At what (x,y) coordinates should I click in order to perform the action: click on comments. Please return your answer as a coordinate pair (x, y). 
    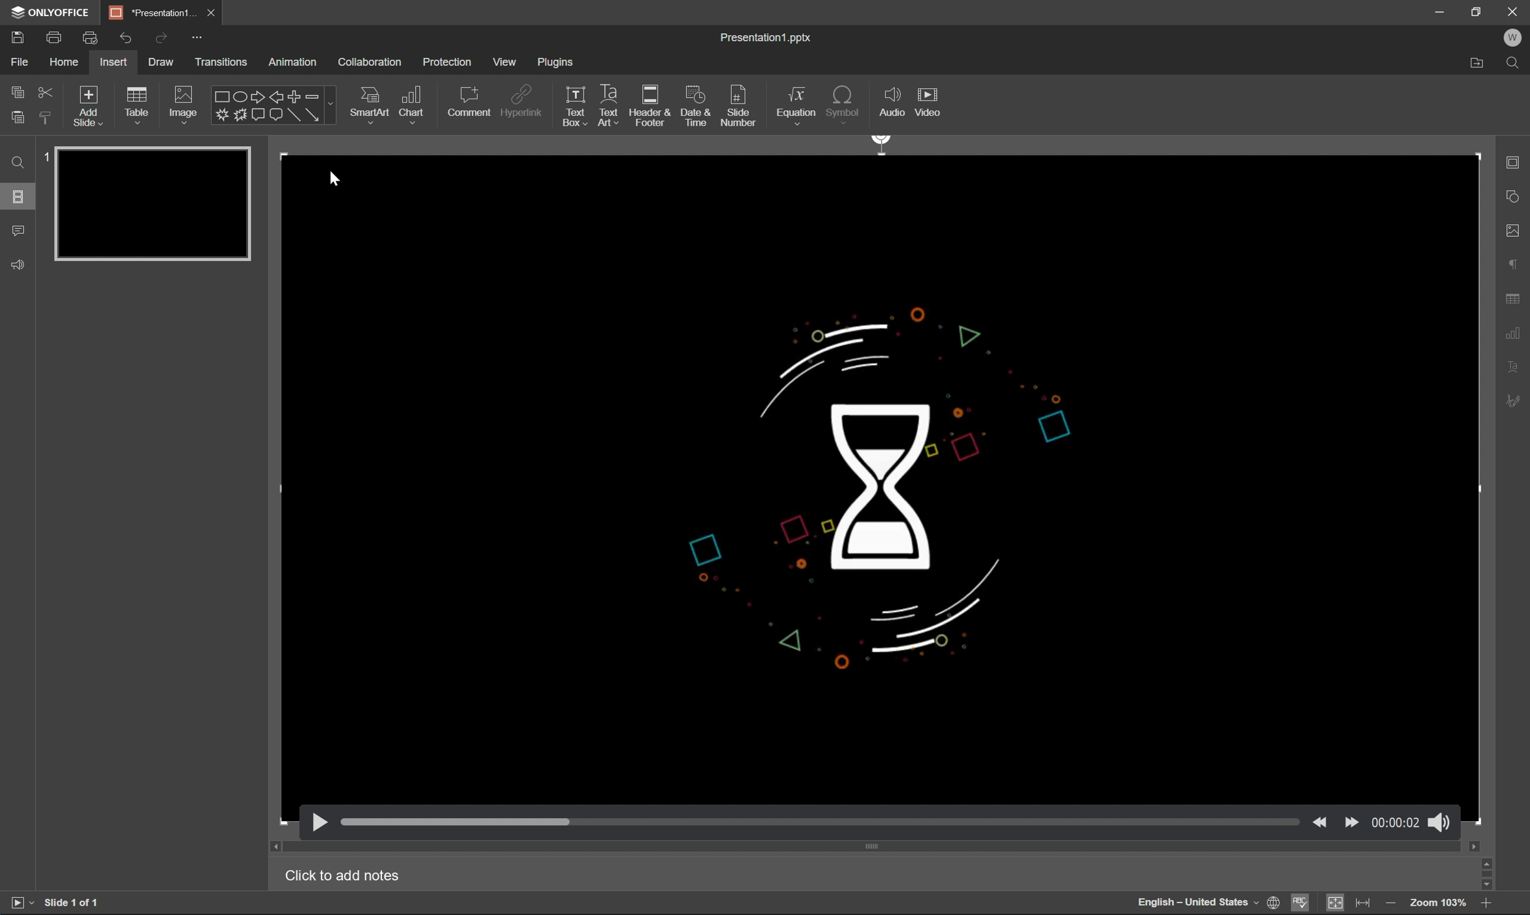
    Looking at the image, I should click on (20, 231).